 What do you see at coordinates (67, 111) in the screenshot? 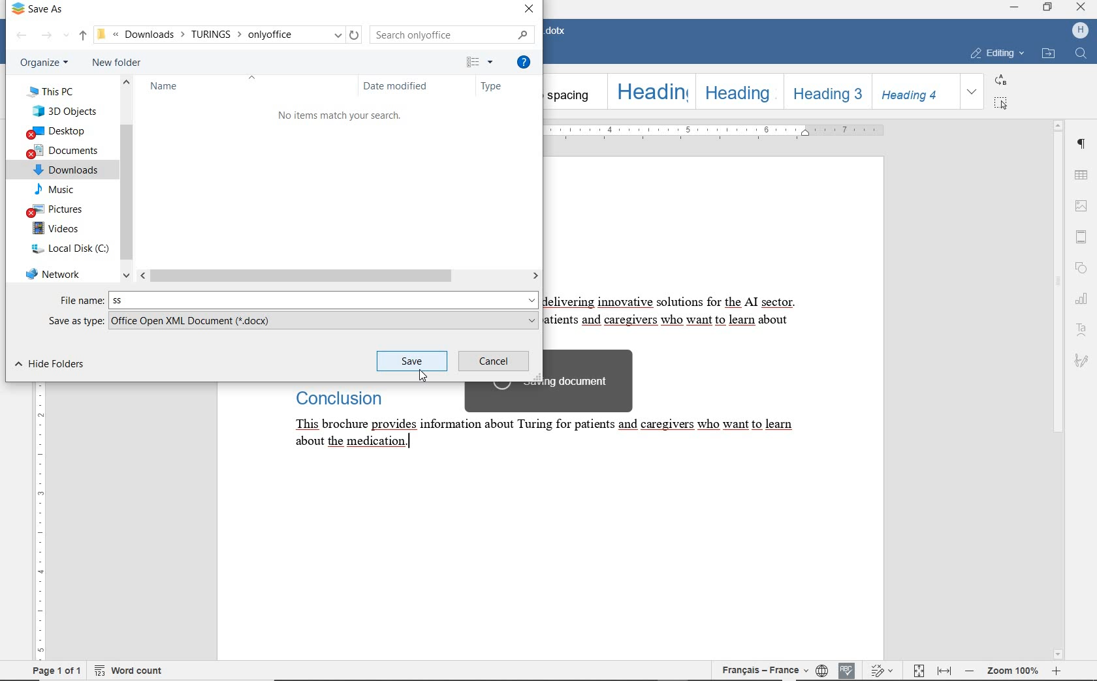
I see `3D OBJECTS` at bounding box center [67, 111].